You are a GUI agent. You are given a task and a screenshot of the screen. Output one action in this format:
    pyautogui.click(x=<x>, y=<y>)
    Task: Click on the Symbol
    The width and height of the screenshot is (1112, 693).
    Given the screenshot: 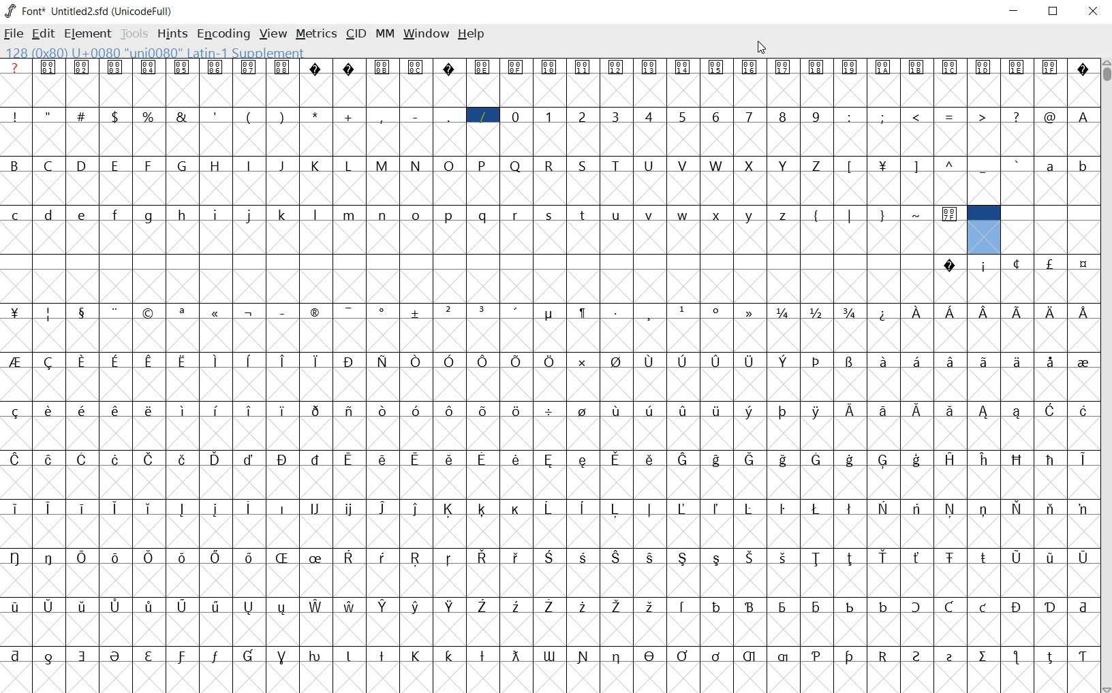 What is the action you would take?
    pyautogui.click(x=383, y=459)
    